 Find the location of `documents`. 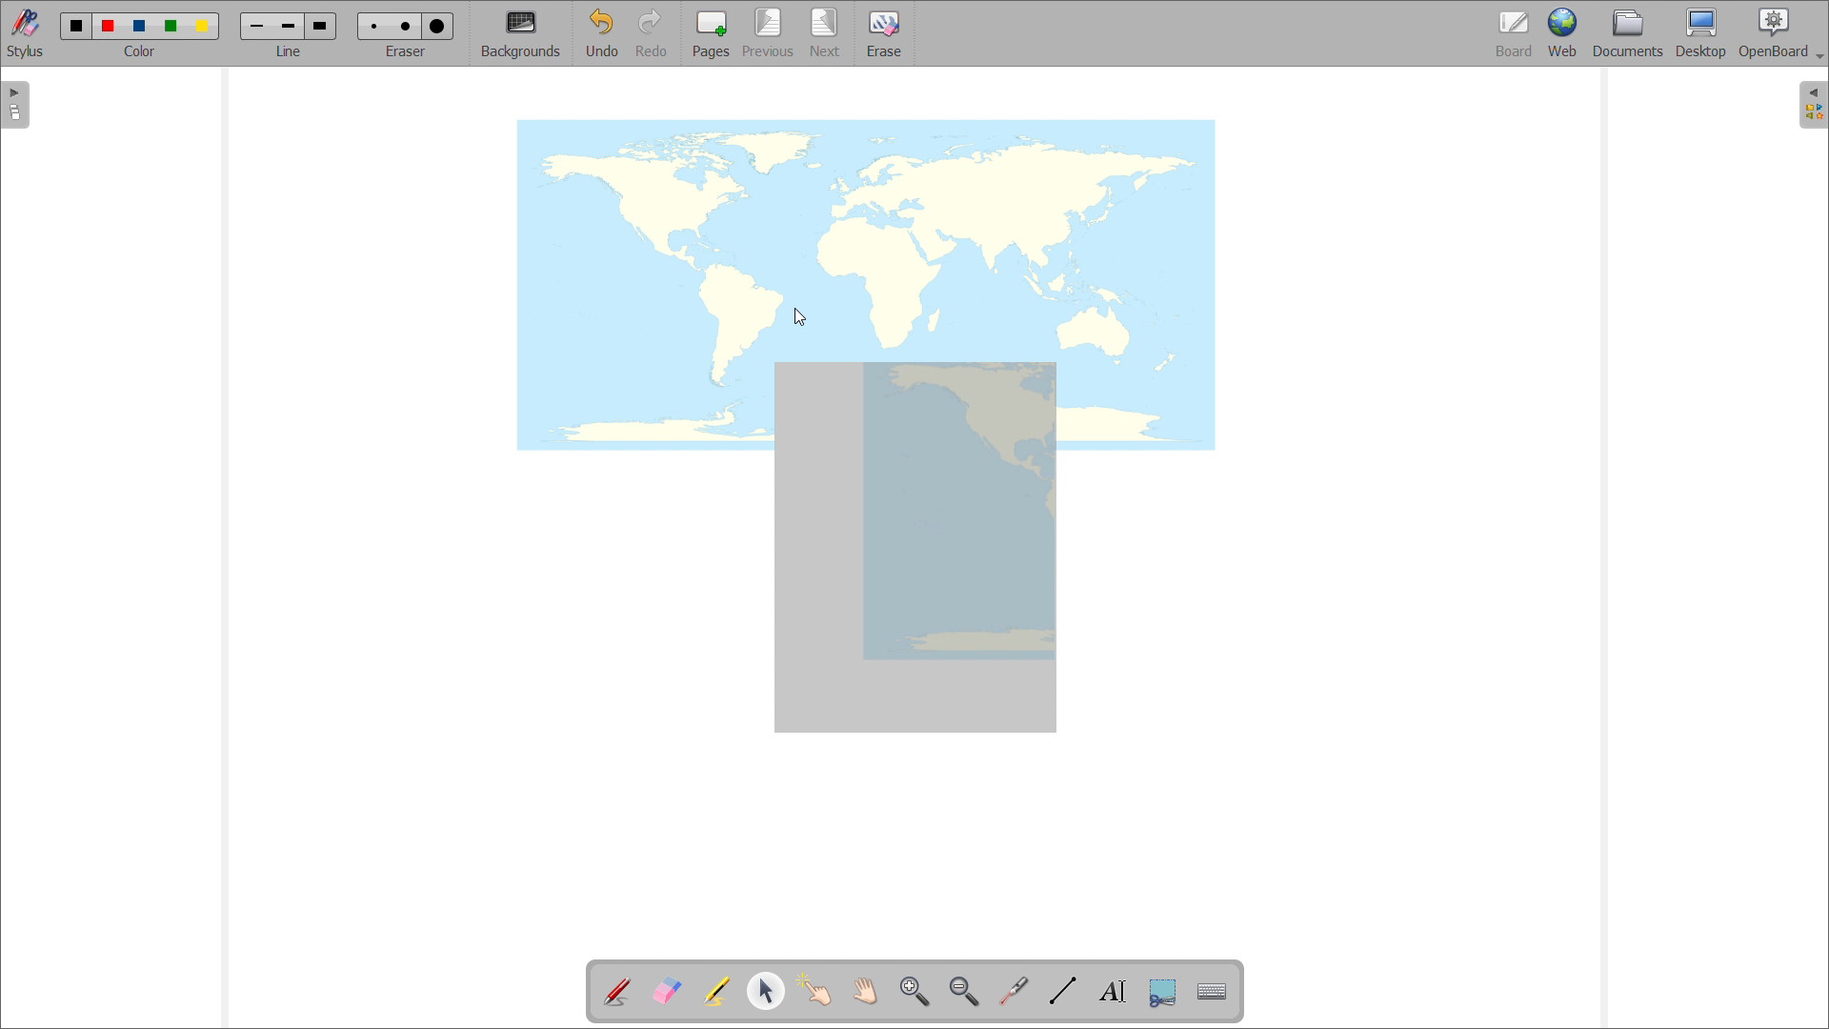

documents is located at coordinates (1629, 32).